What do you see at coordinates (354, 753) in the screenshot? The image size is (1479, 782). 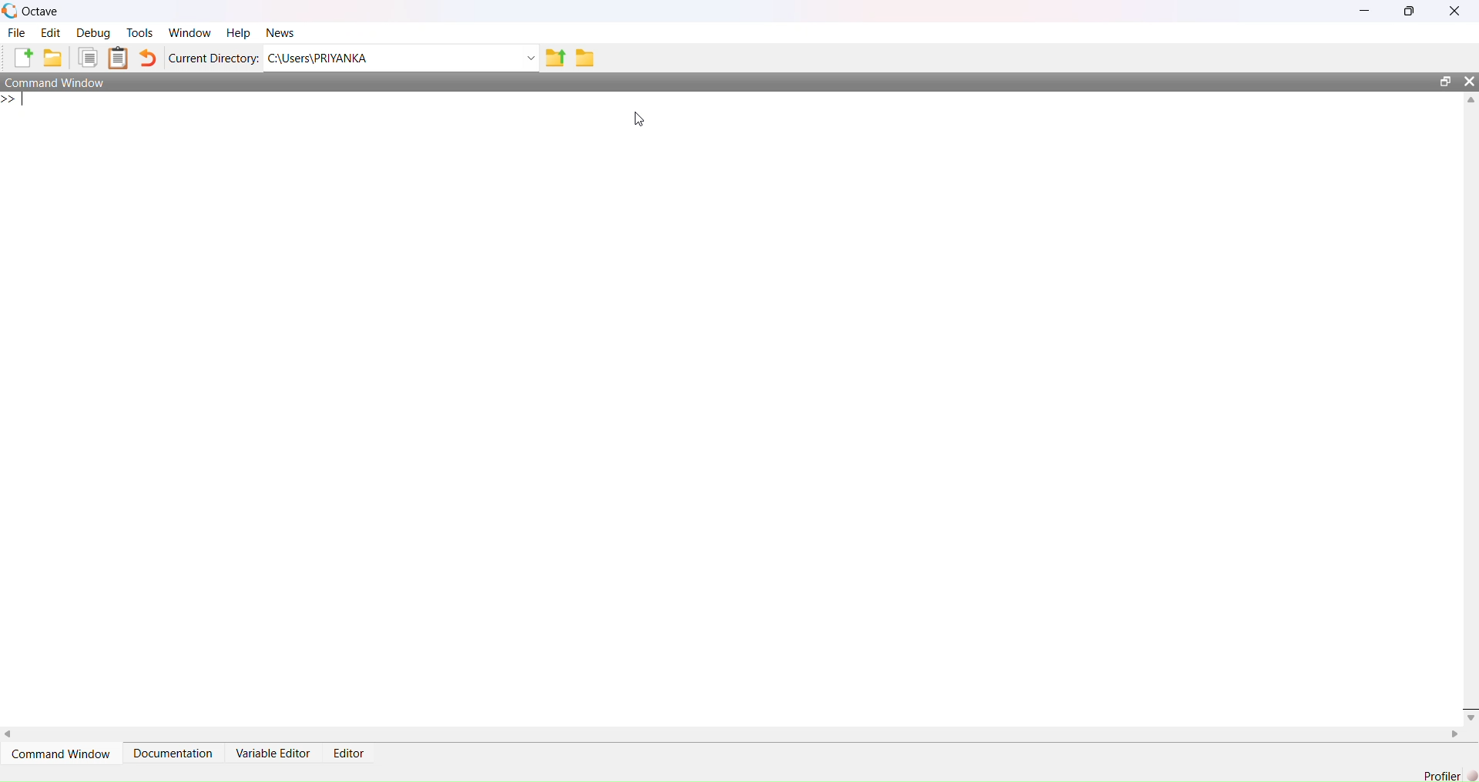 I see `Editor` at bounding box center [354, 753].